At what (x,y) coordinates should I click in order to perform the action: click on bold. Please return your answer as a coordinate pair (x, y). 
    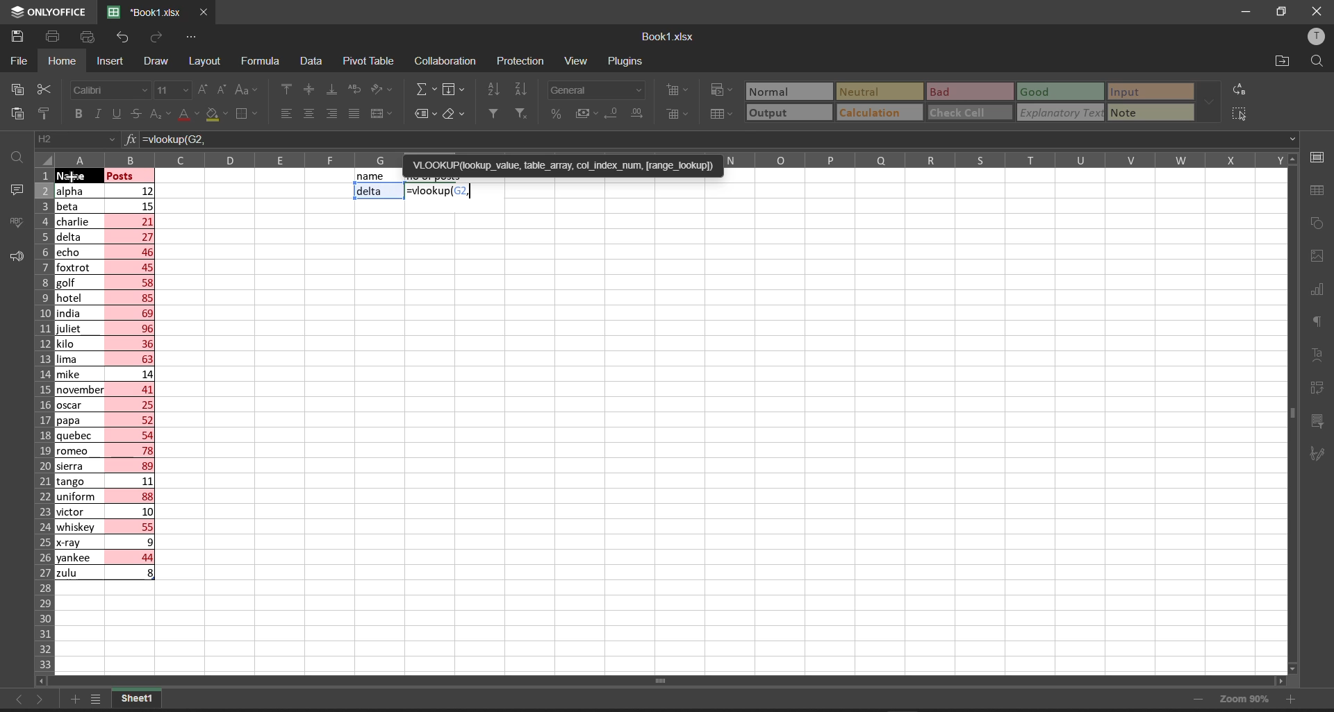
    Looking at the image, I should click on (78, 114).